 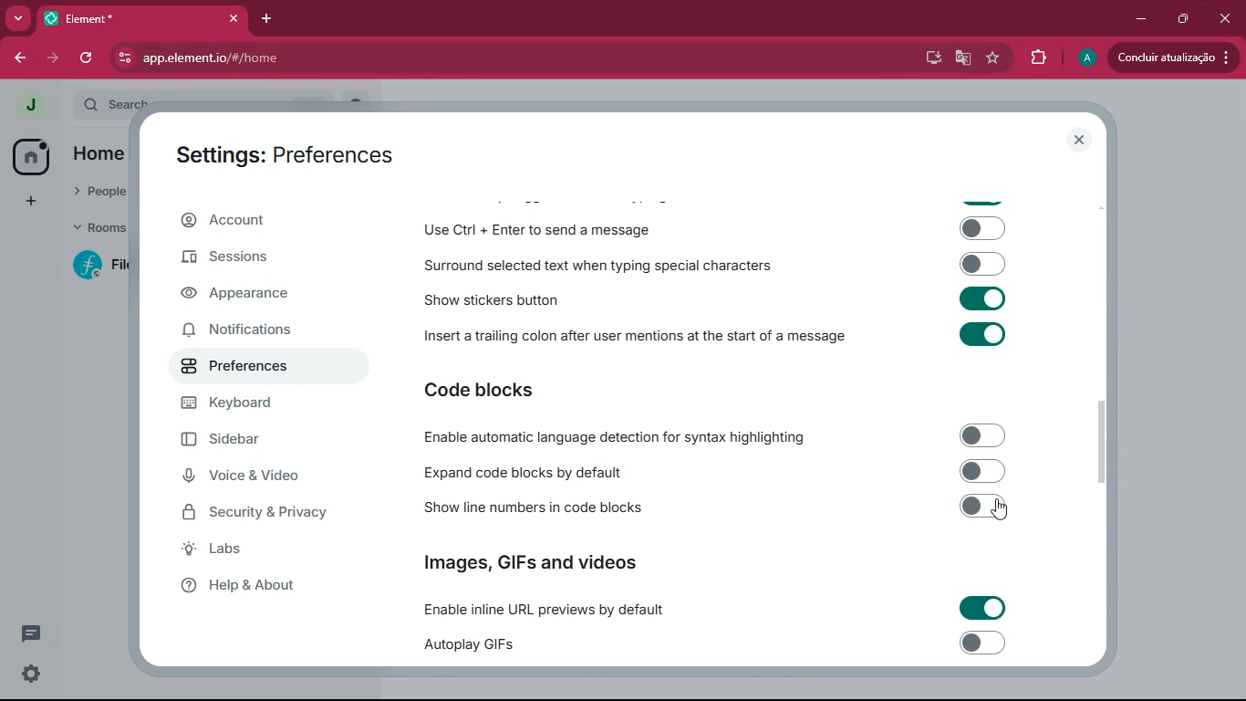 I want to click on settings: preferences, so click(x=283, y=152).